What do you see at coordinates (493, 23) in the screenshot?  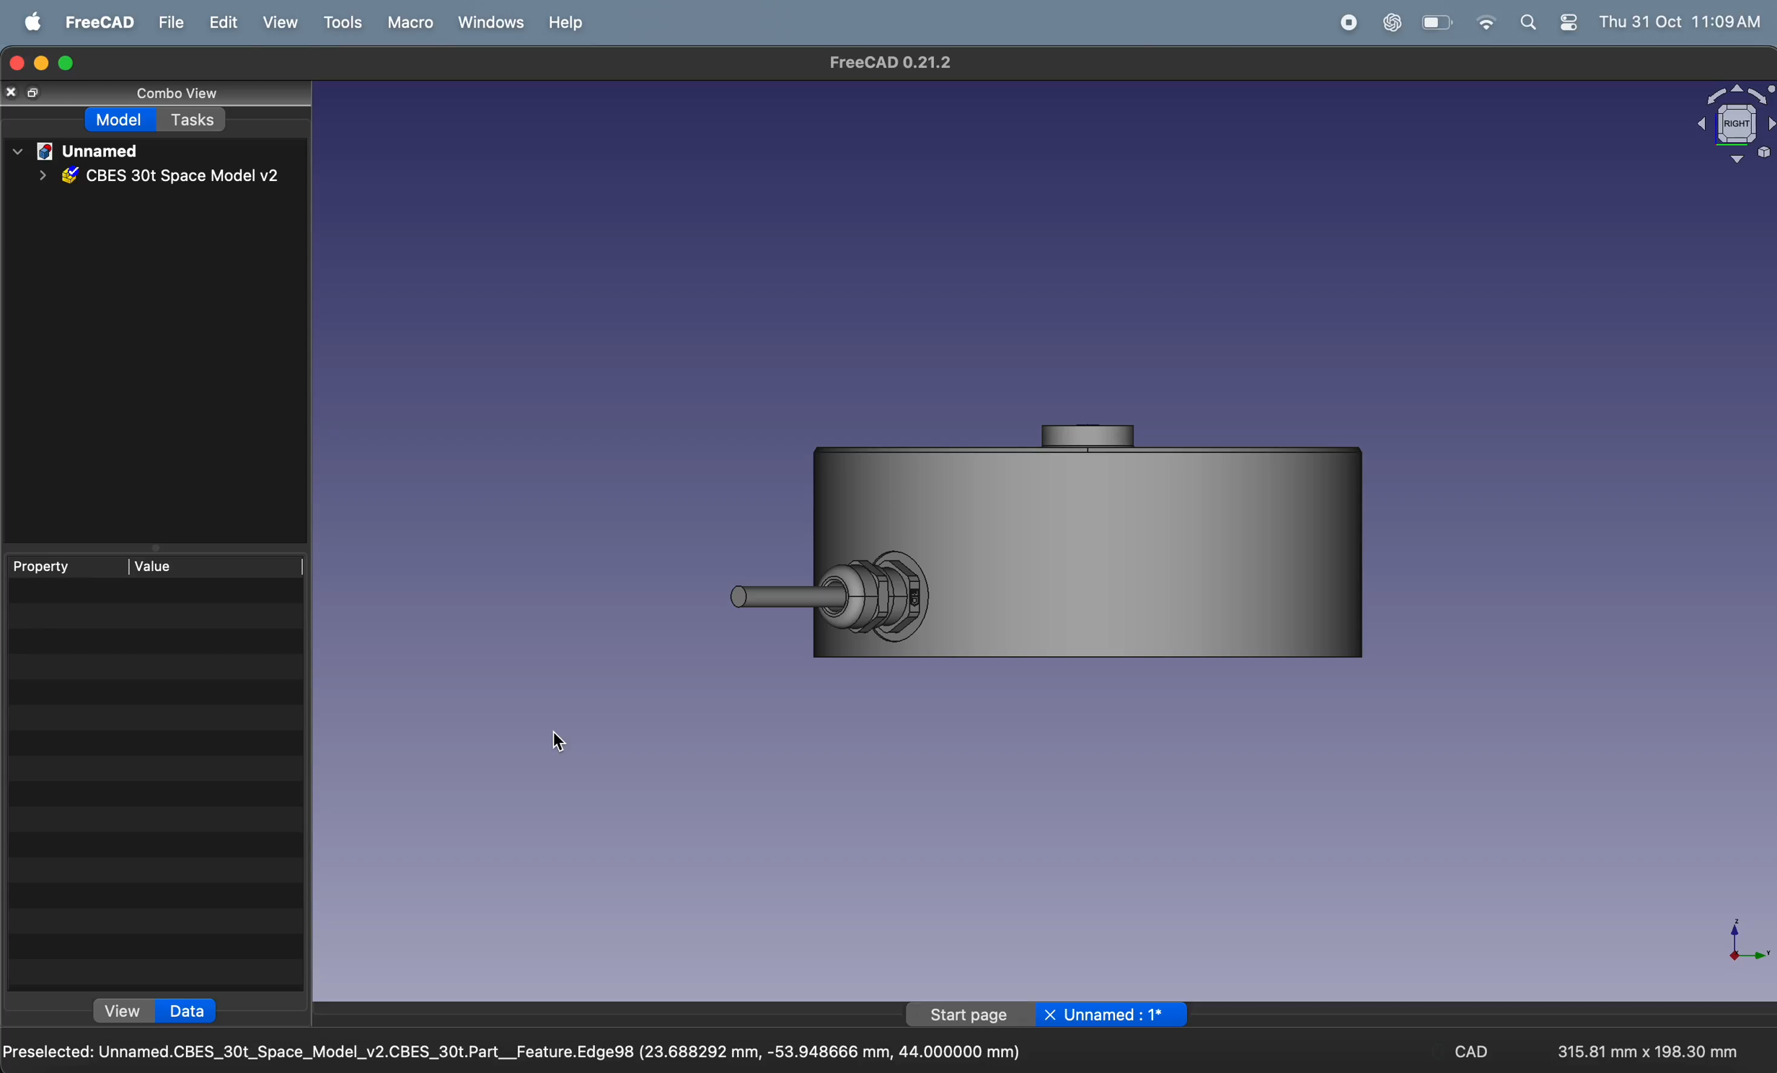 I see `windows` at bounding box center [493, 23].